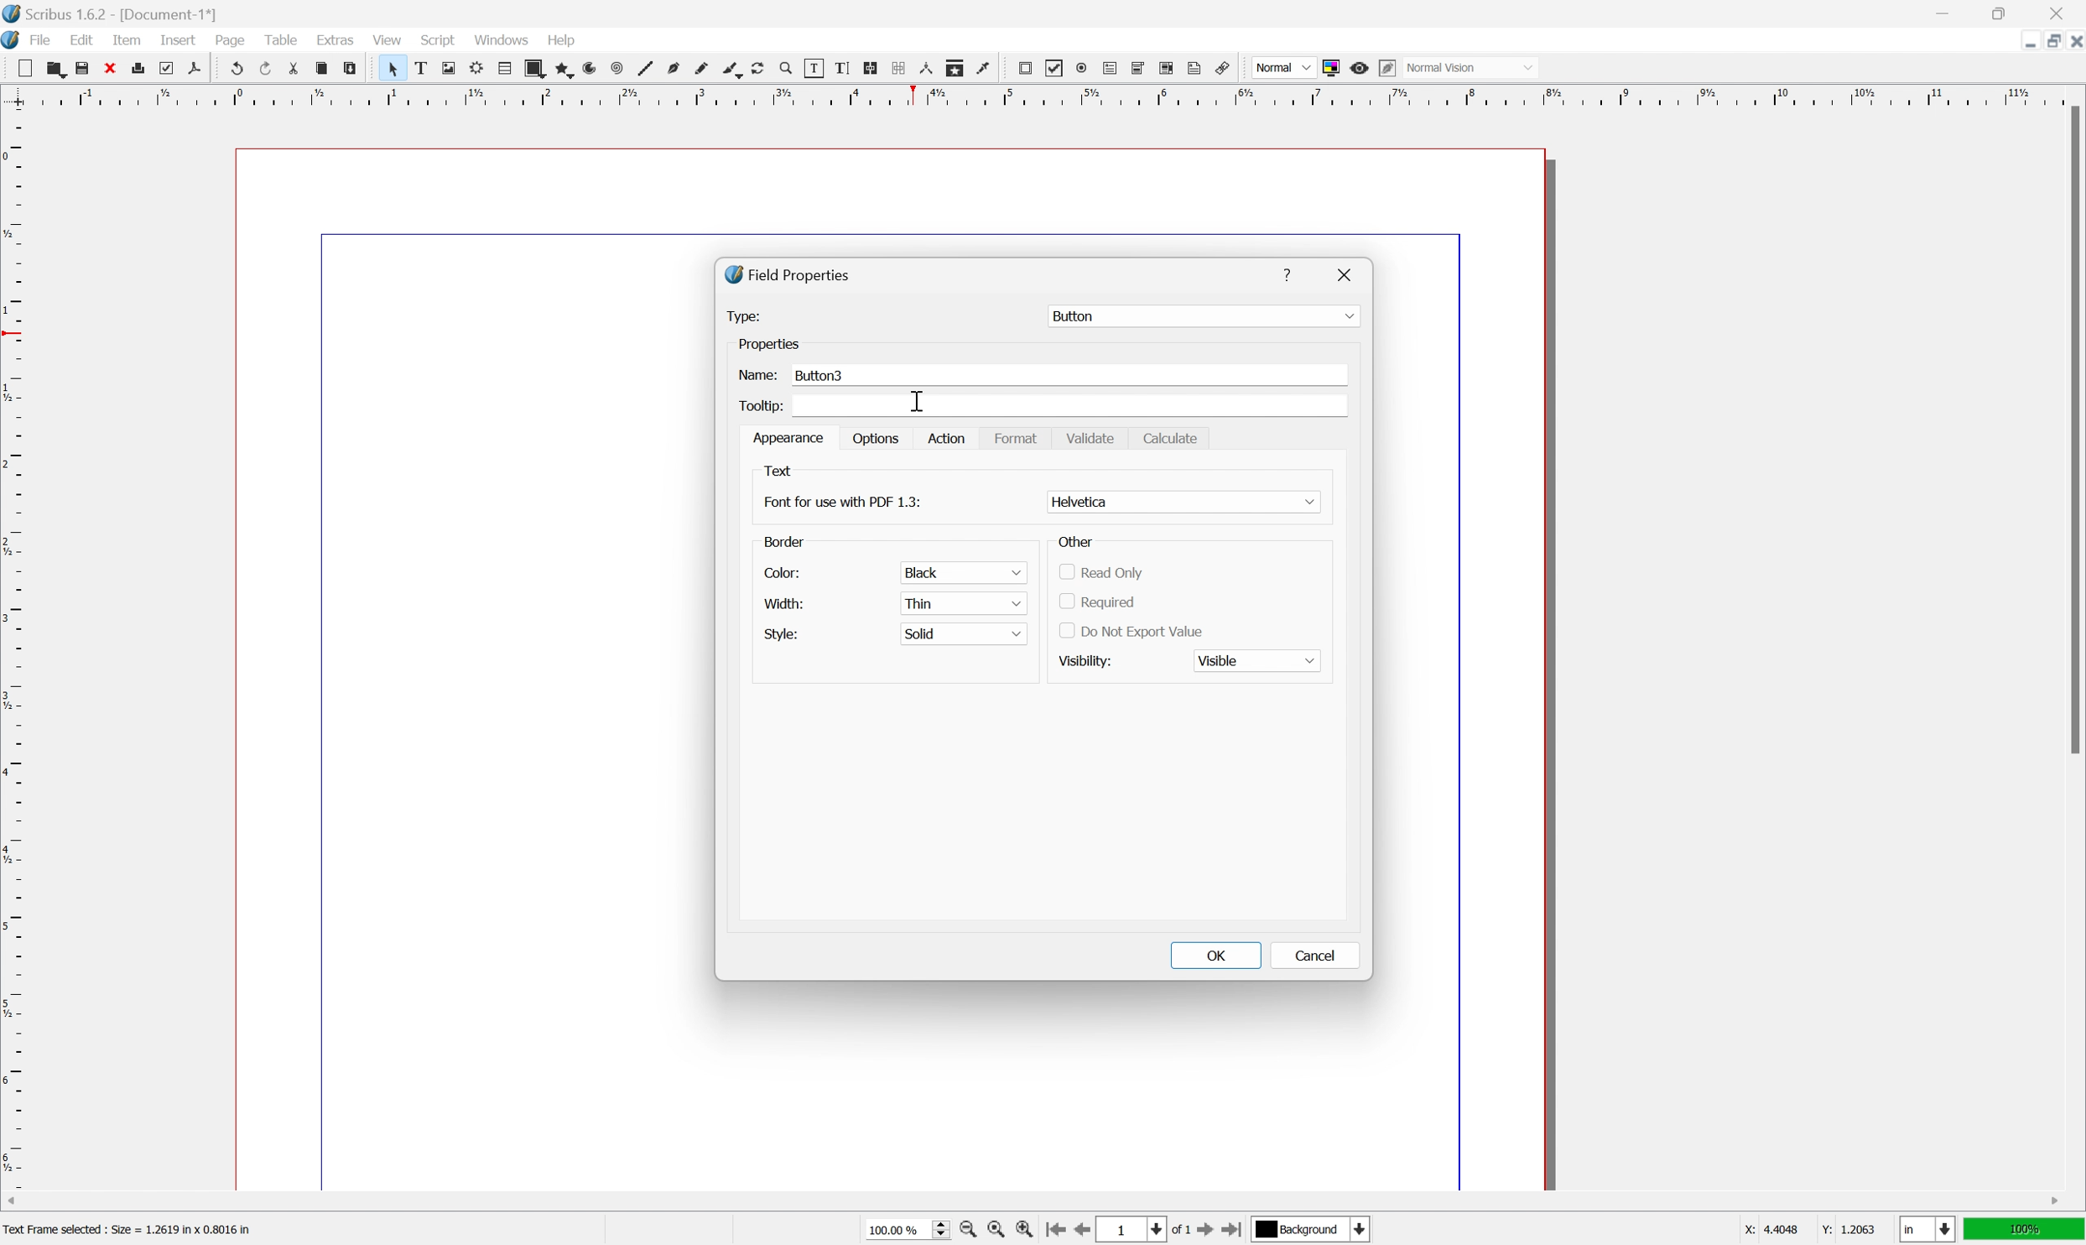  Describe the element at coordinates (961, 572) in the screenshot. I see `black` at that location.